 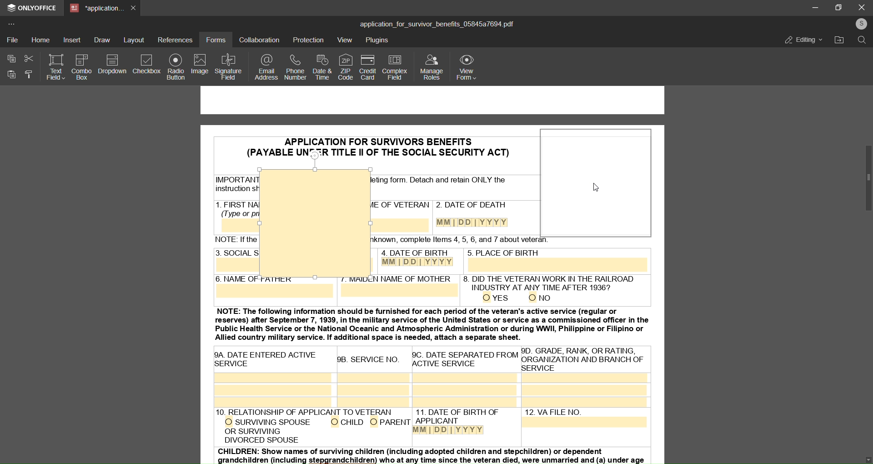 What do you see at coordinates (862, 41) in the screenshot?
I see `search` at bounding box center [862, 41].